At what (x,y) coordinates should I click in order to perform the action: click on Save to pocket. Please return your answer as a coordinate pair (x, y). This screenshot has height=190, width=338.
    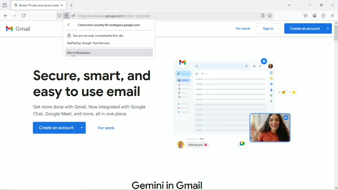
    Looking at the image, I should click on (305, 15).